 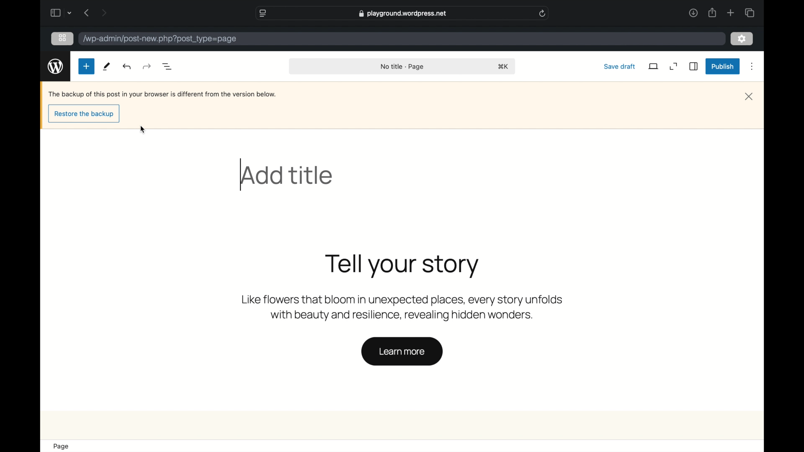 I want to click on share, so click(x=713, y=13).